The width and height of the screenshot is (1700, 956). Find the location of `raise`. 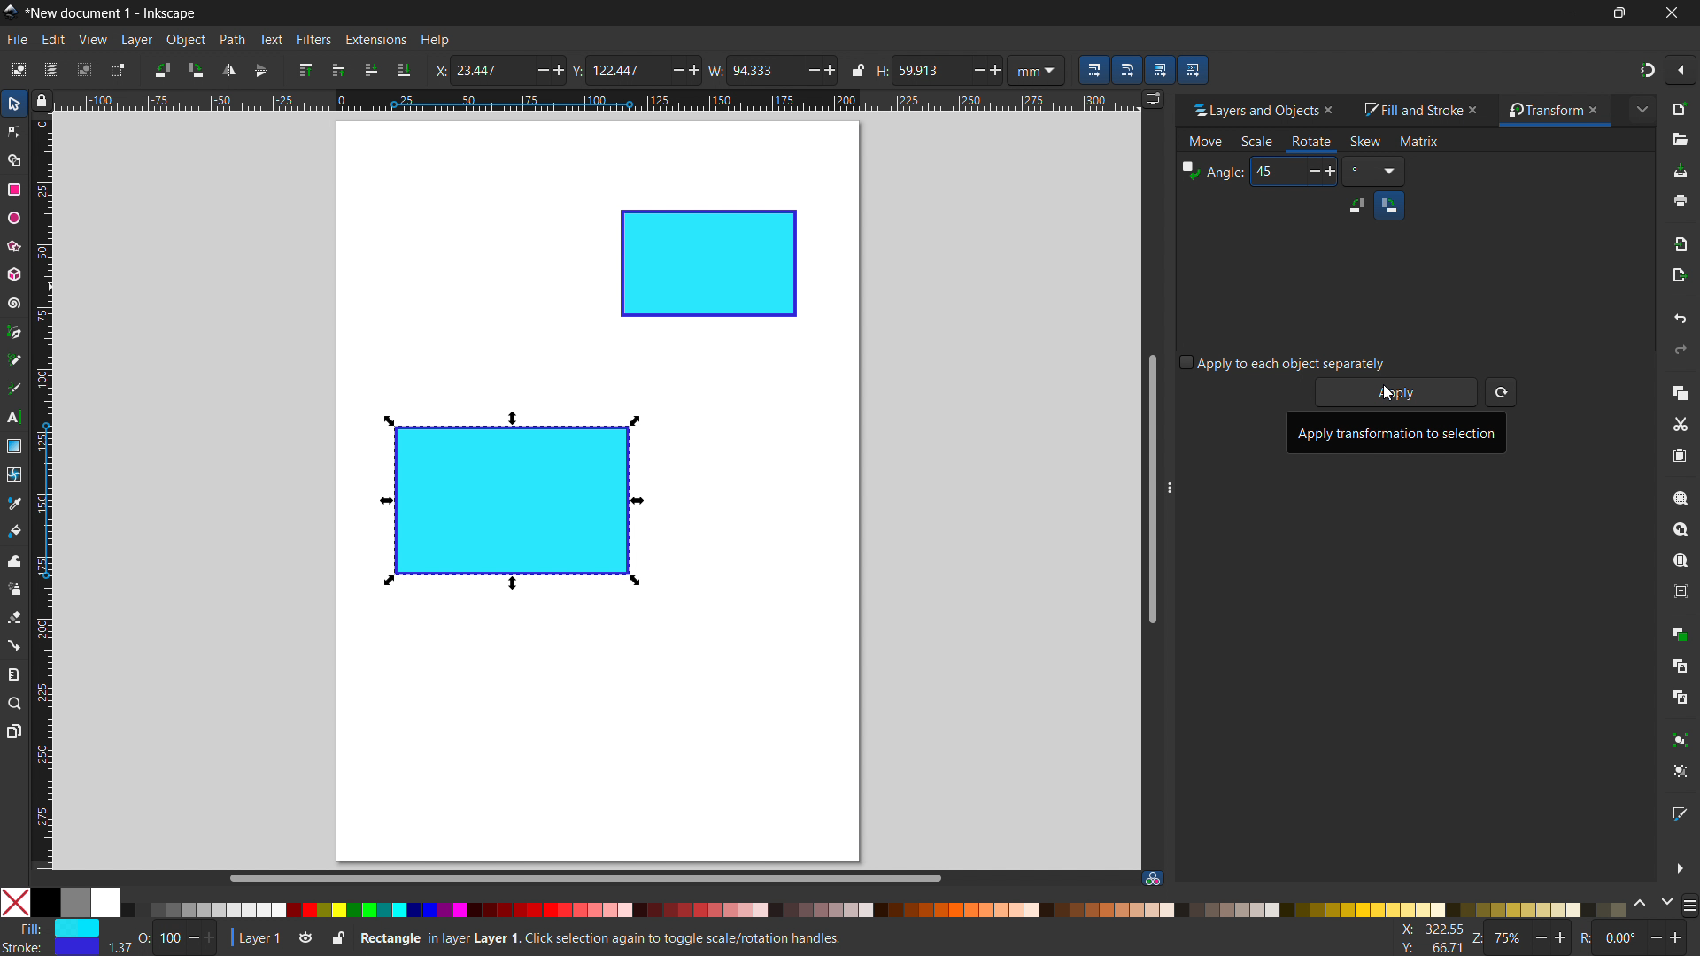

raise is located at coordinates (338, 70).